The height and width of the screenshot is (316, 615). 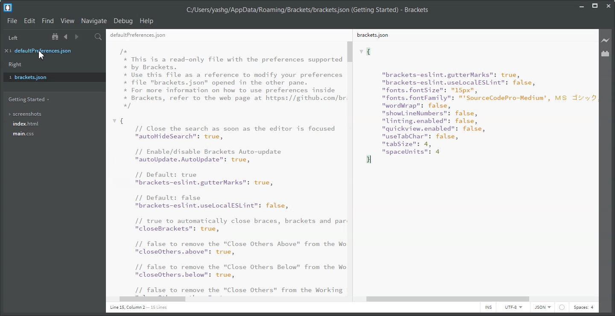 What do you see at coordinates (8, 8) in the screenshot?
I see `Logo` at bounding box center [8, 8].